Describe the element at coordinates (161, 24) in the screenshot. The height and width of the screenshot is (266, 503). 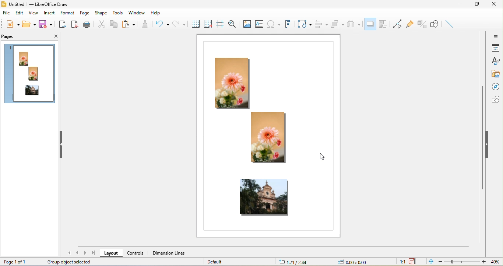
I see `undo` at that location.